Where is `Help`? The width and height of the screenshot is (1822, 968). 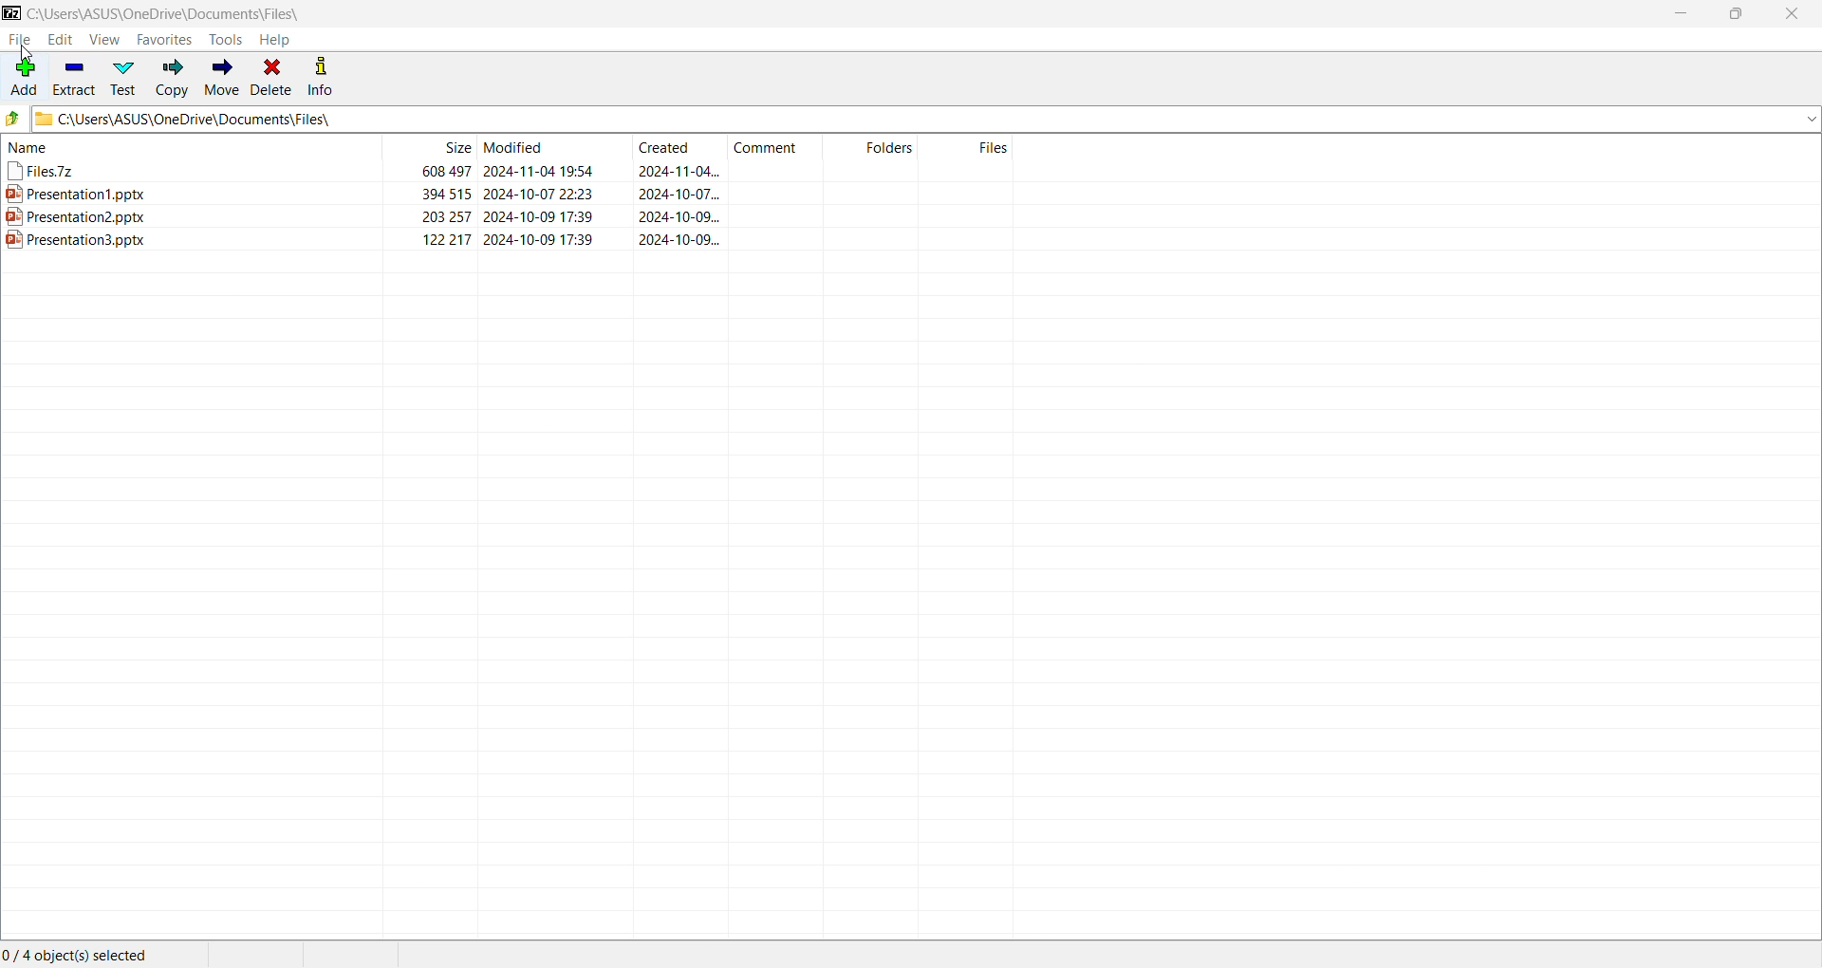 Help is located at coordinates (279, 42).